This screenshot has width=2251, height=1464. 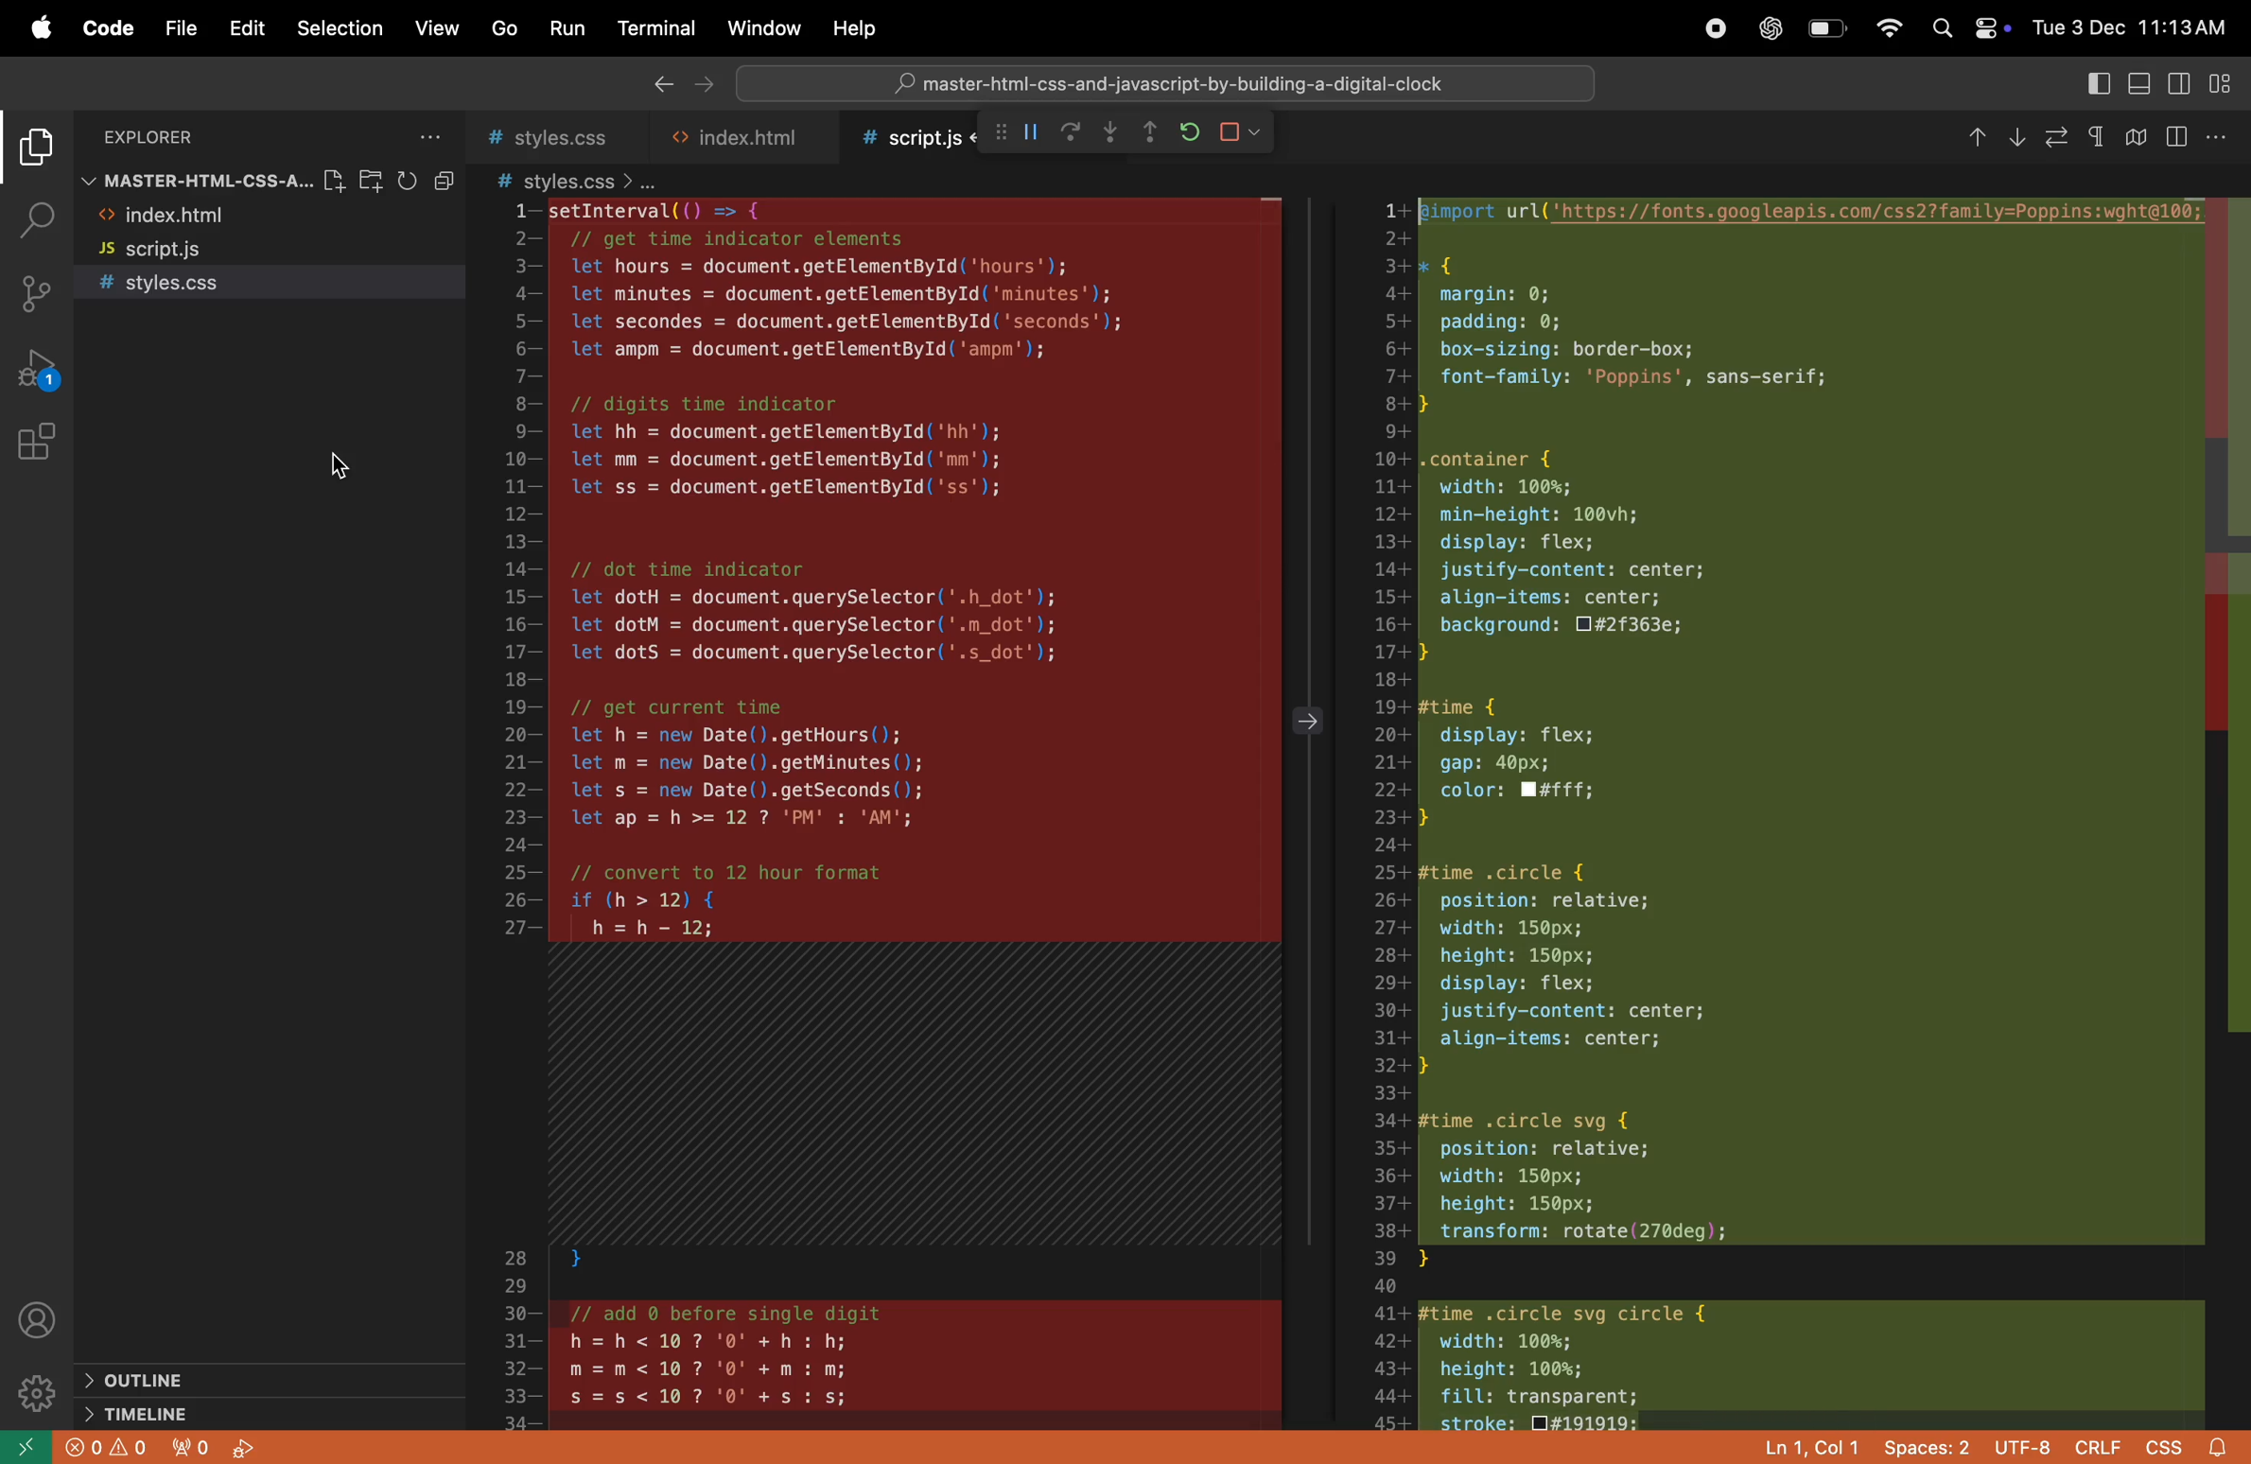 I want to click on code block, so click(x=897, y=815).